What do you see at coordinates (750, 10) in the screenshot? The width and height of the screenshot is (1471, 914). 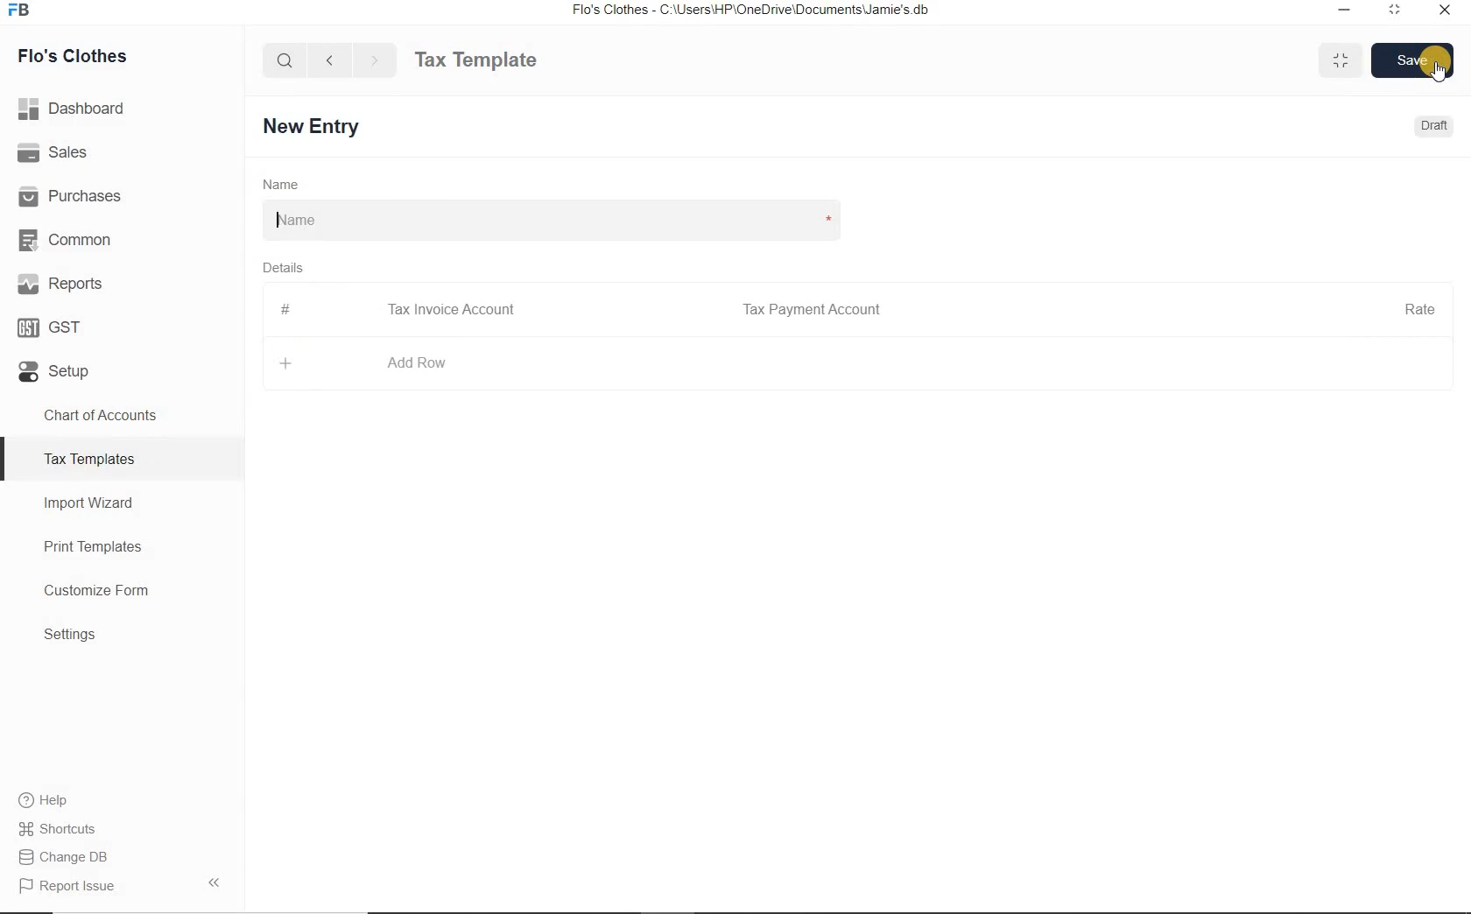 I see `Flo's Clothes - C:\Users\HP\OneDrive\Documents\Jamie's db` at bounding box center [750, 10].